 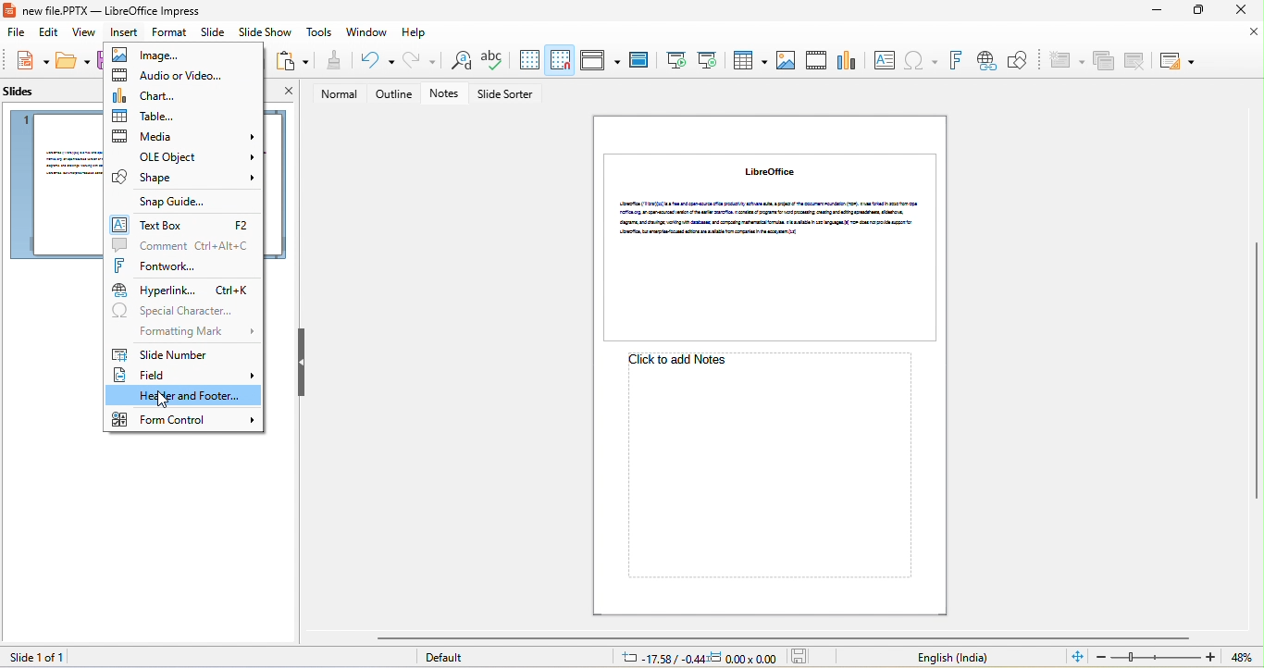 What do you see at coordinates (415, 33) in the screenshot?
I see `help` at bounding box center [415, 33].